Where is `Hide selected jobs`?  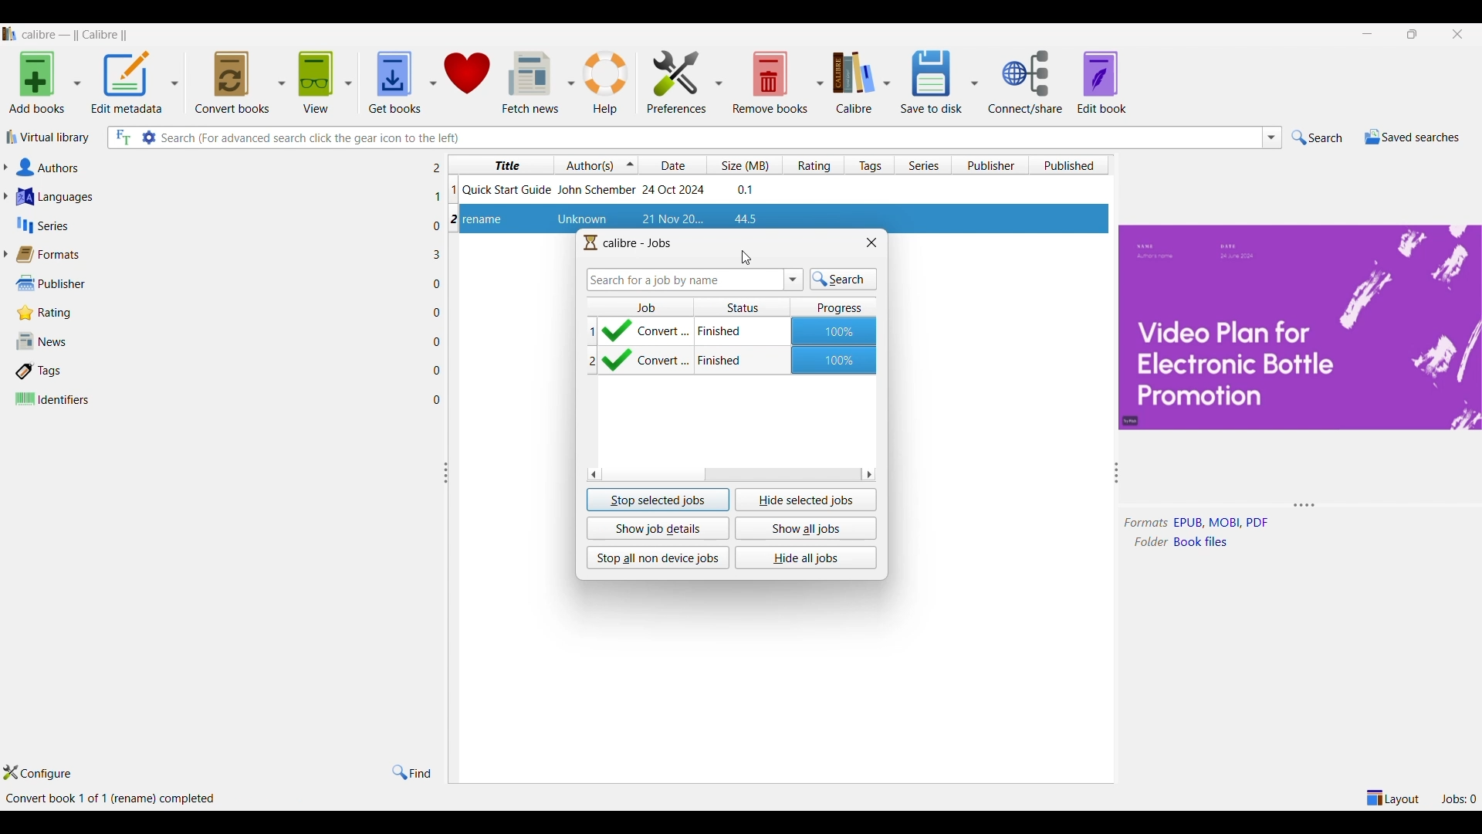 Hide selected jobs is located at coordinates (806, 500).